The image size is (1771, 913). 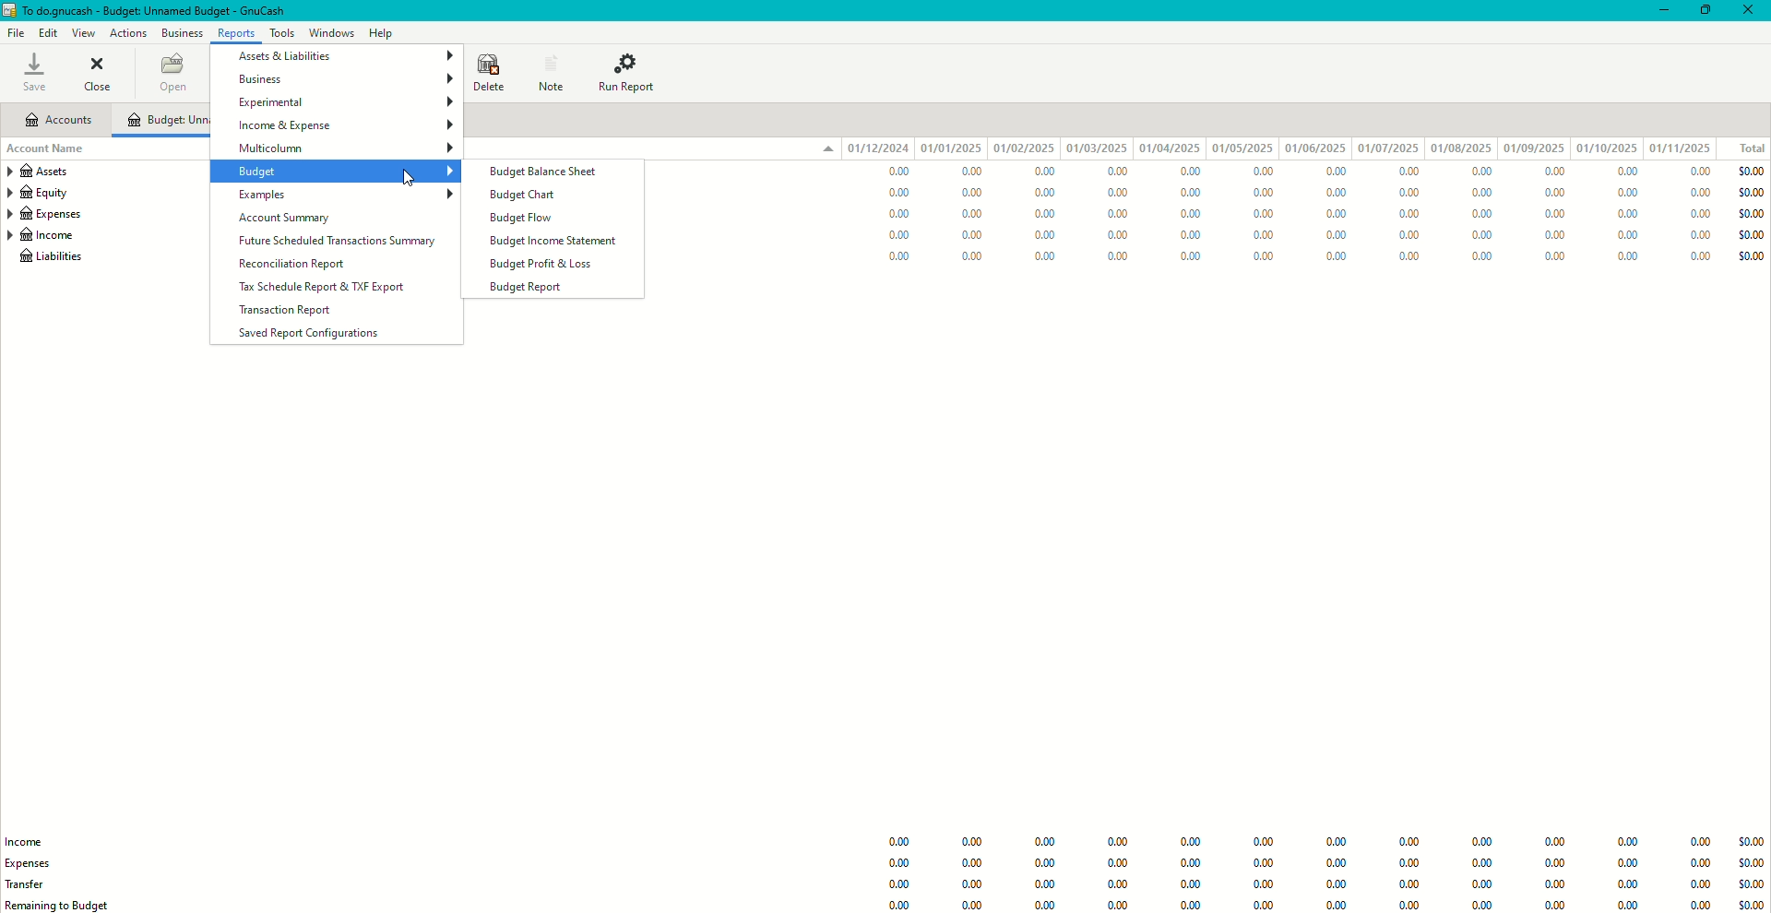 I want to click on 0.00, so click(x=1046, y=233).